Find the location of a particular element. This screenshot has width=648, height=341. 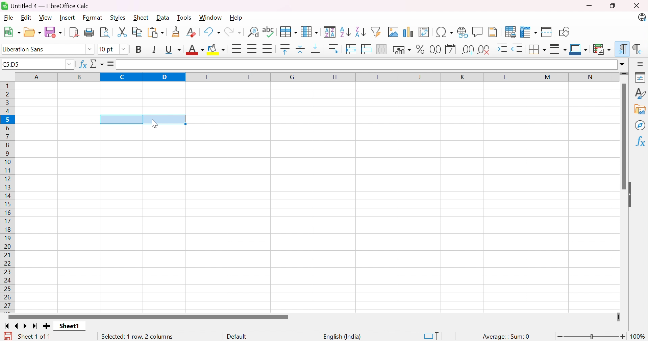

Open is located at coordinates (33, 32).